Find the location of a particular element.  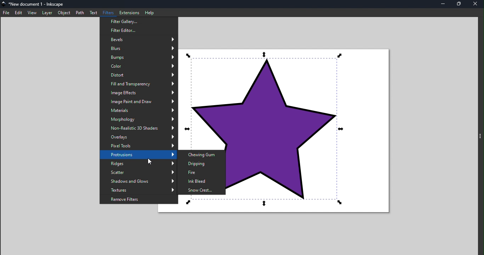

Morphology is located at coordinates (139, 120).